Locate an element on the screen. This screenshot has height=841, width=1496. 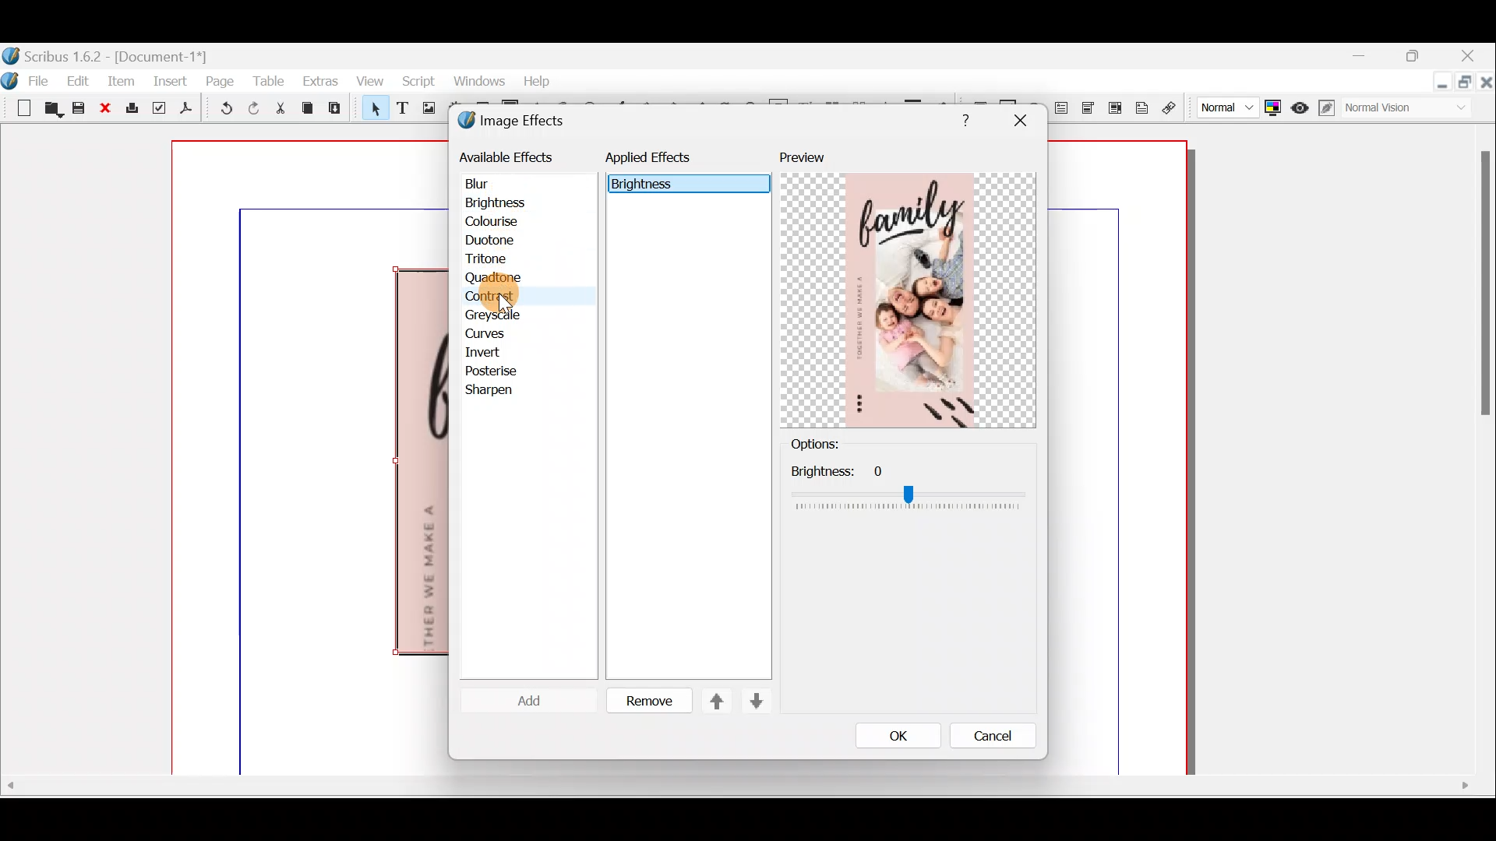
Item is located at coordinates (122, 80).